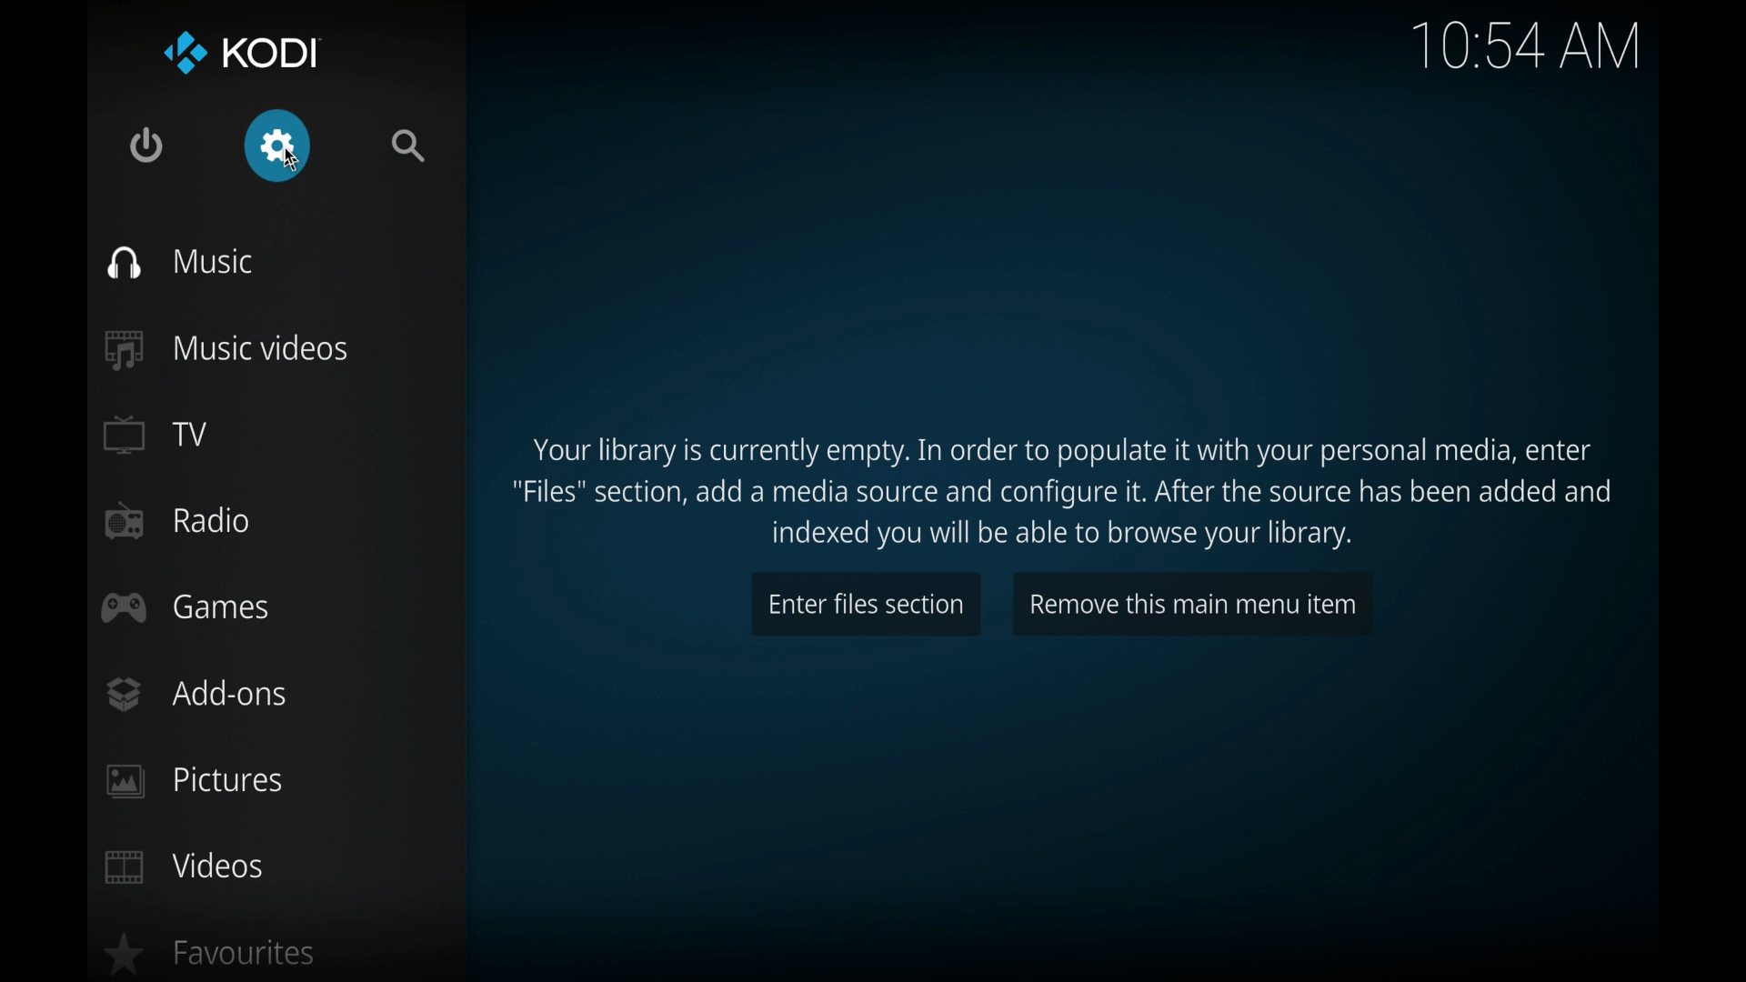 Image resolution: width=1746 pixels, height=982 pixels. What do you see at coordinates (409, 146) in the screenshot?
I see `search` at bounding box center [409, 146].